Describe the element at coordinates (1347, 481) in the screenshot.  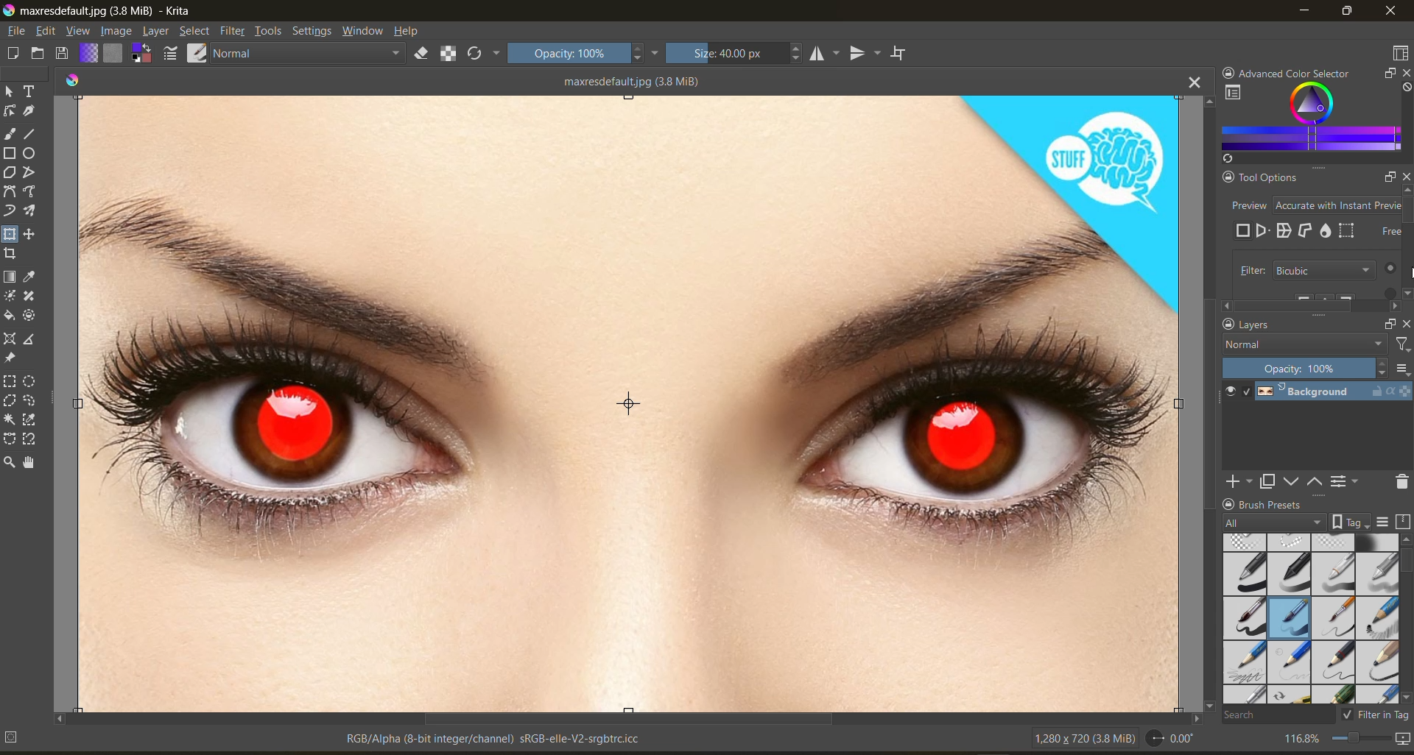
I see `view or change the layer properties` at that location.